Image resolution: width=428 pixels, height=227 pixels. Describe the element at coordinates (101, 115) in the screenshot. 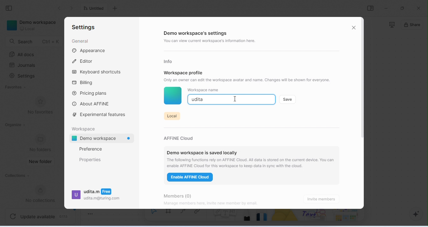

I see `experimental features` at that location.